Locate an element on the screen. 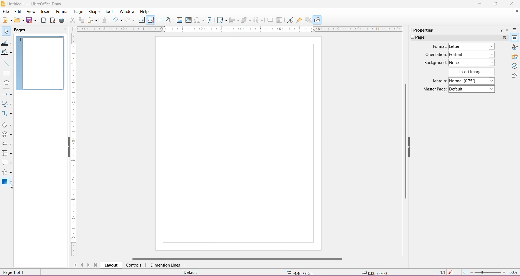 The image size is (520, 276). Basic Shapes is located at coordinates (7, 125).